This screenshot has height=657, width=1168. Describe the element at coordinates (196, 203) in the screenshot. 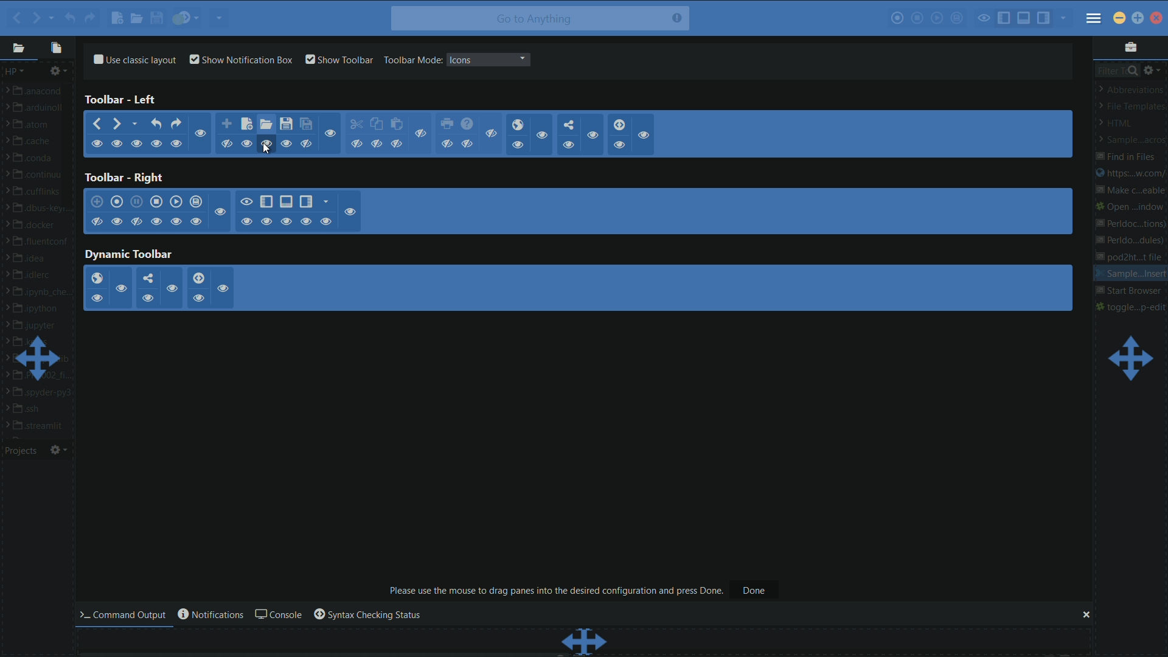

I see `save macro to toolbox` at that location.